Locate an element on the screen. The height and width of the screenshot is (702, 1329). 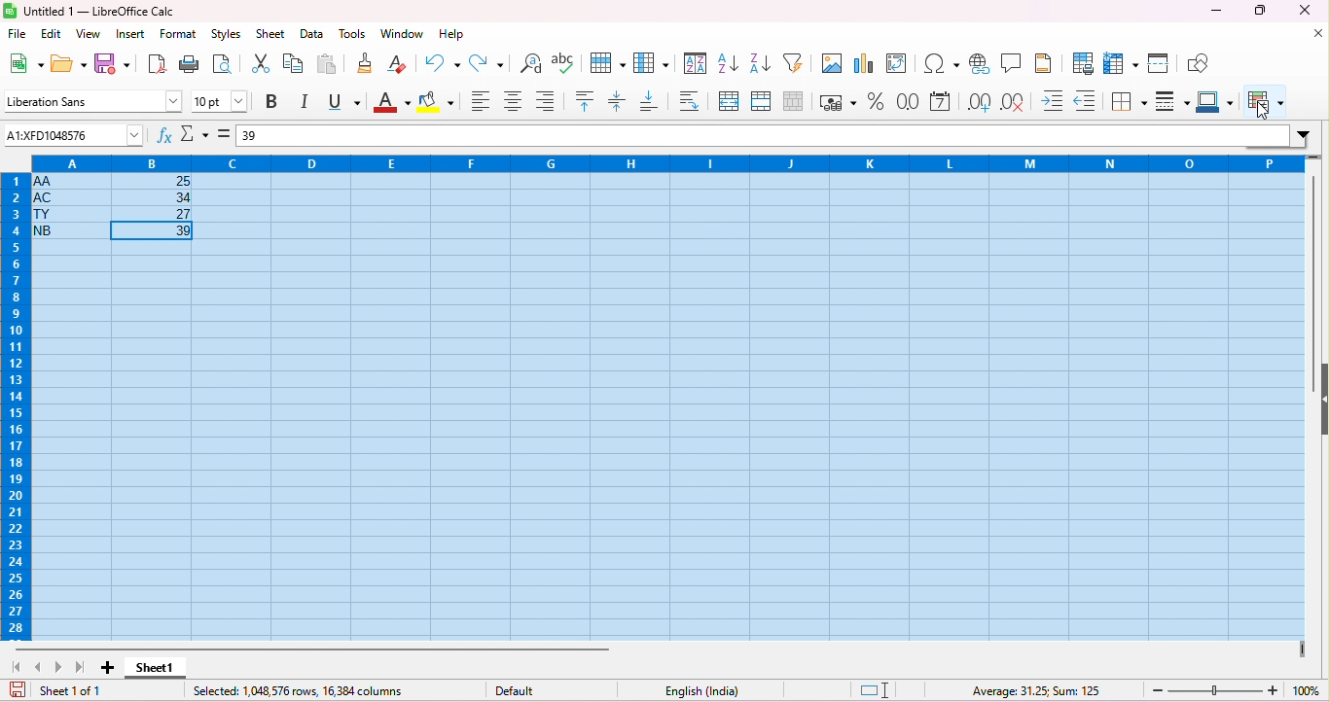
close is located at coordinates (1317, 34).